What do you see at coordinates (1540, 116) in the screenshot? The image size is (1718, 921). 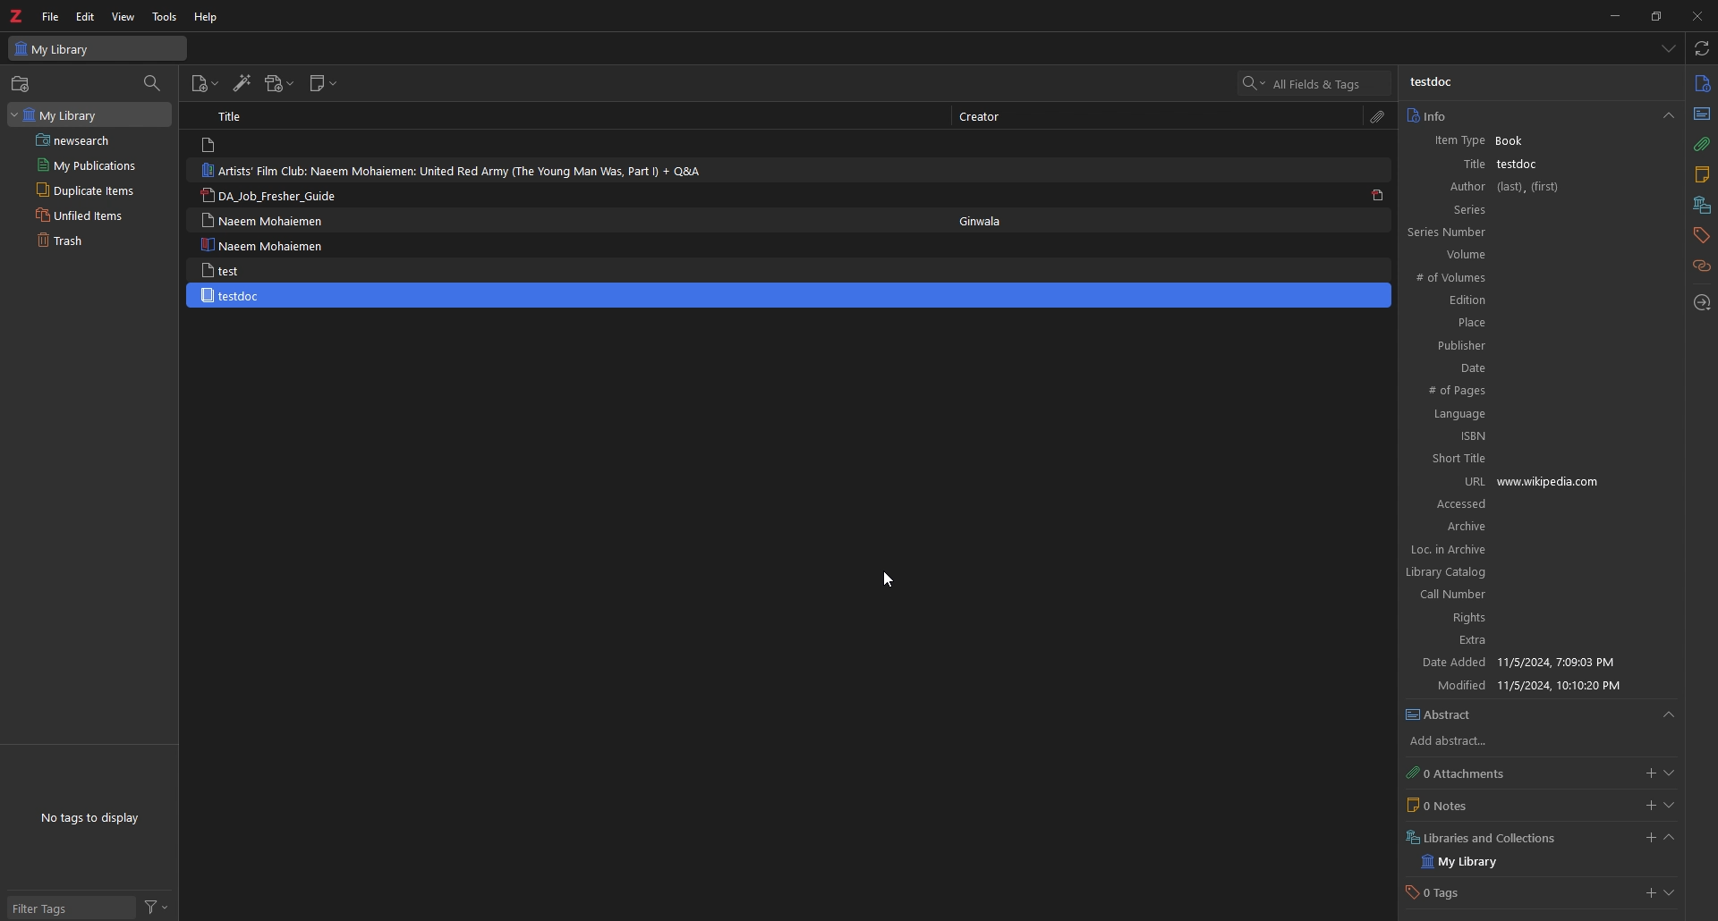 I see `info` at bounding box center [1540, 116].